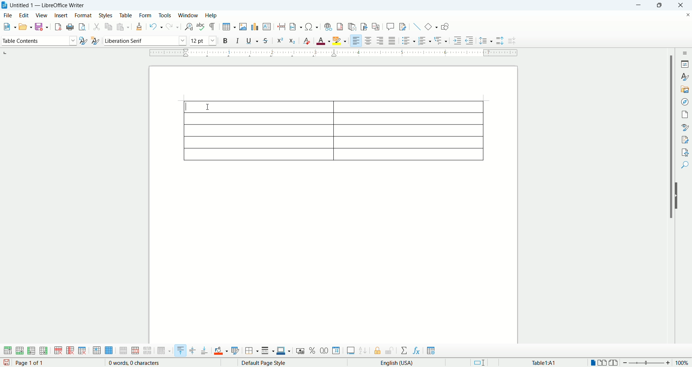 This screenshot has width=692, height=367. I want to click on align right, so click(356, 40).